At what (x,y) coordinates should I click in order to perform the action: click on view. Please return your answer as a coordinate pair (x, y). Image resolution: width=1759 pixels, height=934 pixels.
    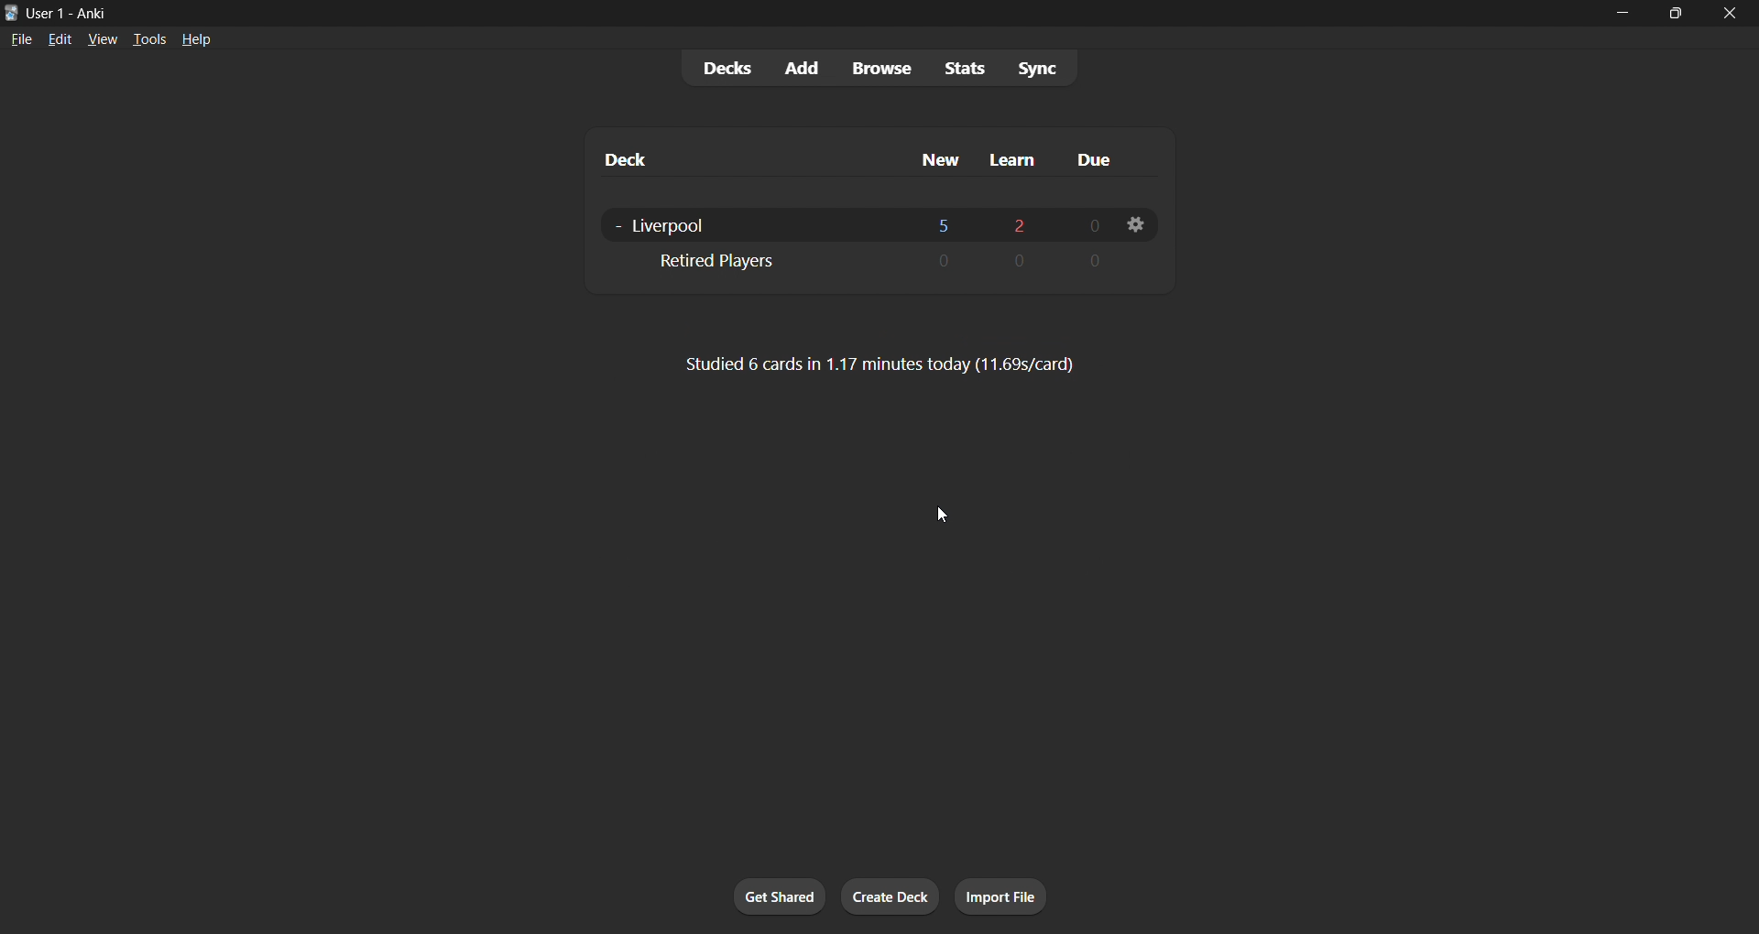
    Looking at the image, I should click on (101, 40).